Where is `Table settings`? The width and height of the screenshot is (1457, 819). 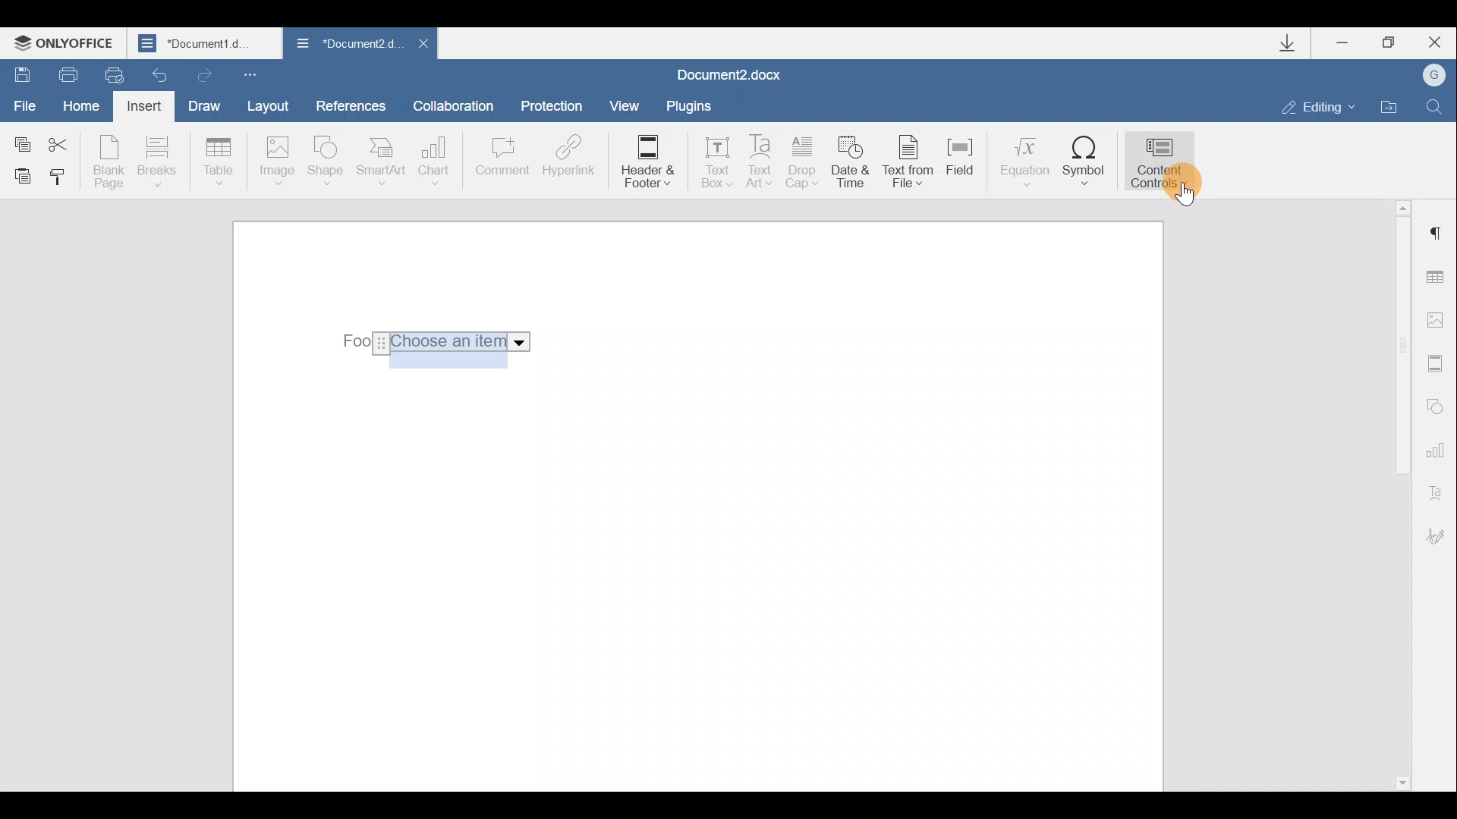 Table settings is located at coordinates (1440, 279).